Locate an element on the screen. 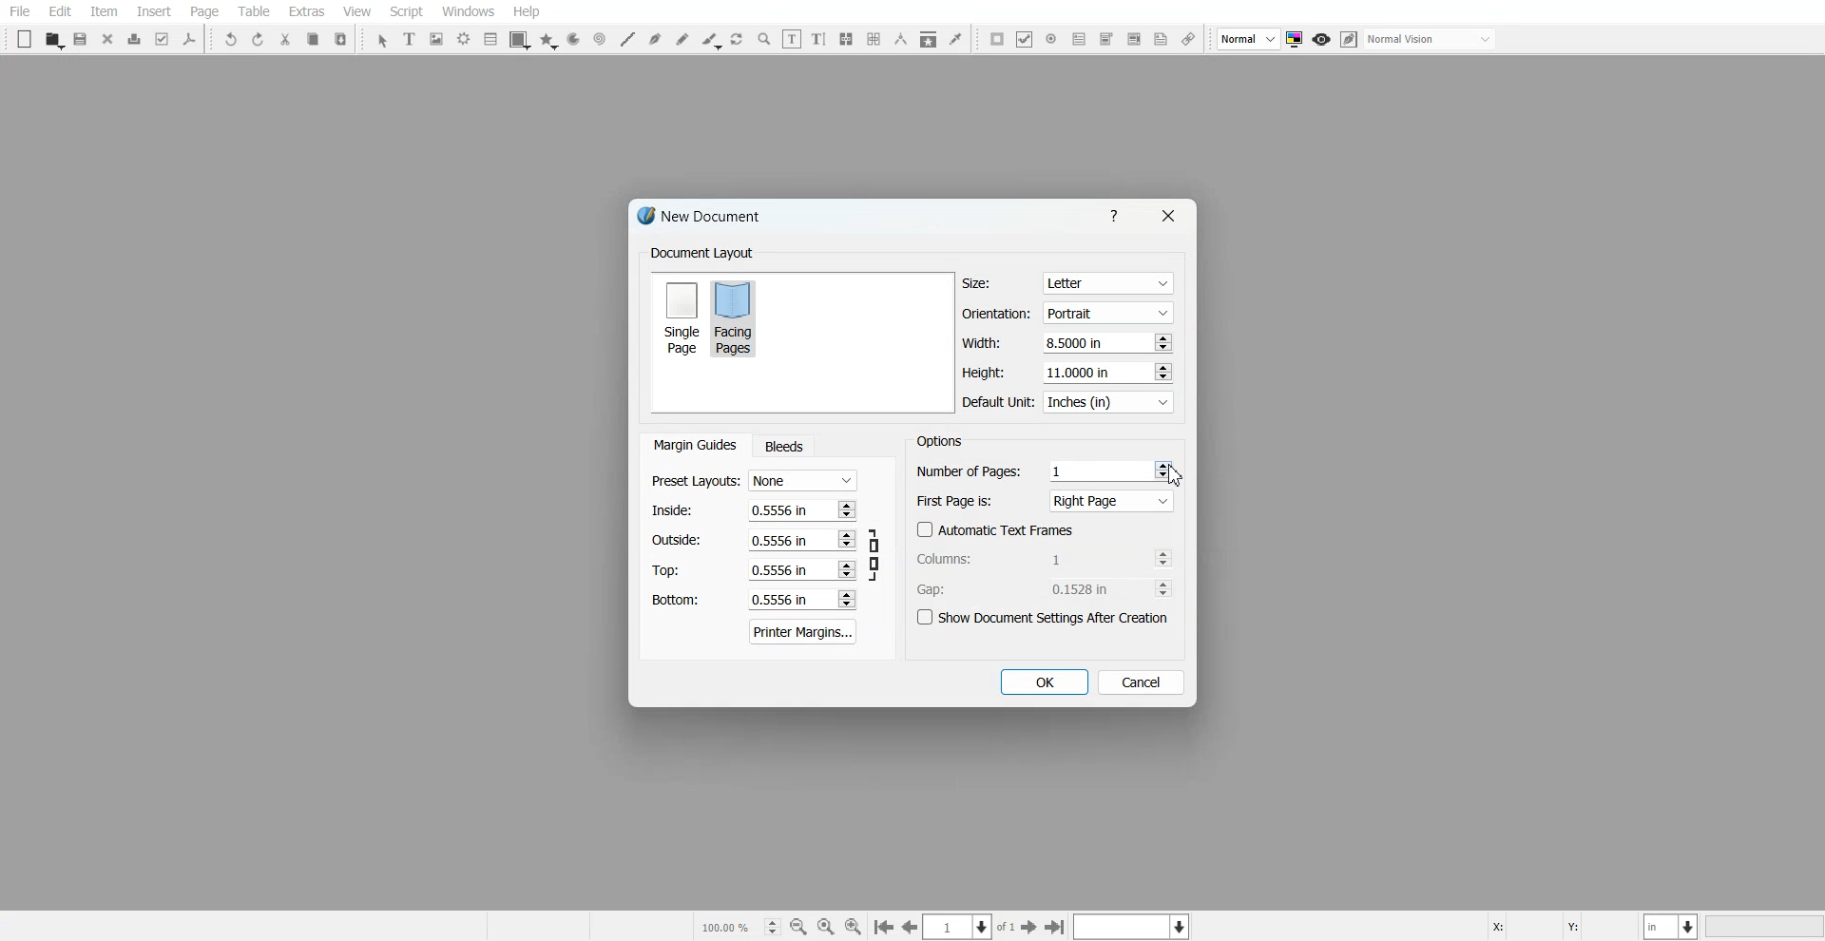  Inches is located at coordinates (1108, 403).